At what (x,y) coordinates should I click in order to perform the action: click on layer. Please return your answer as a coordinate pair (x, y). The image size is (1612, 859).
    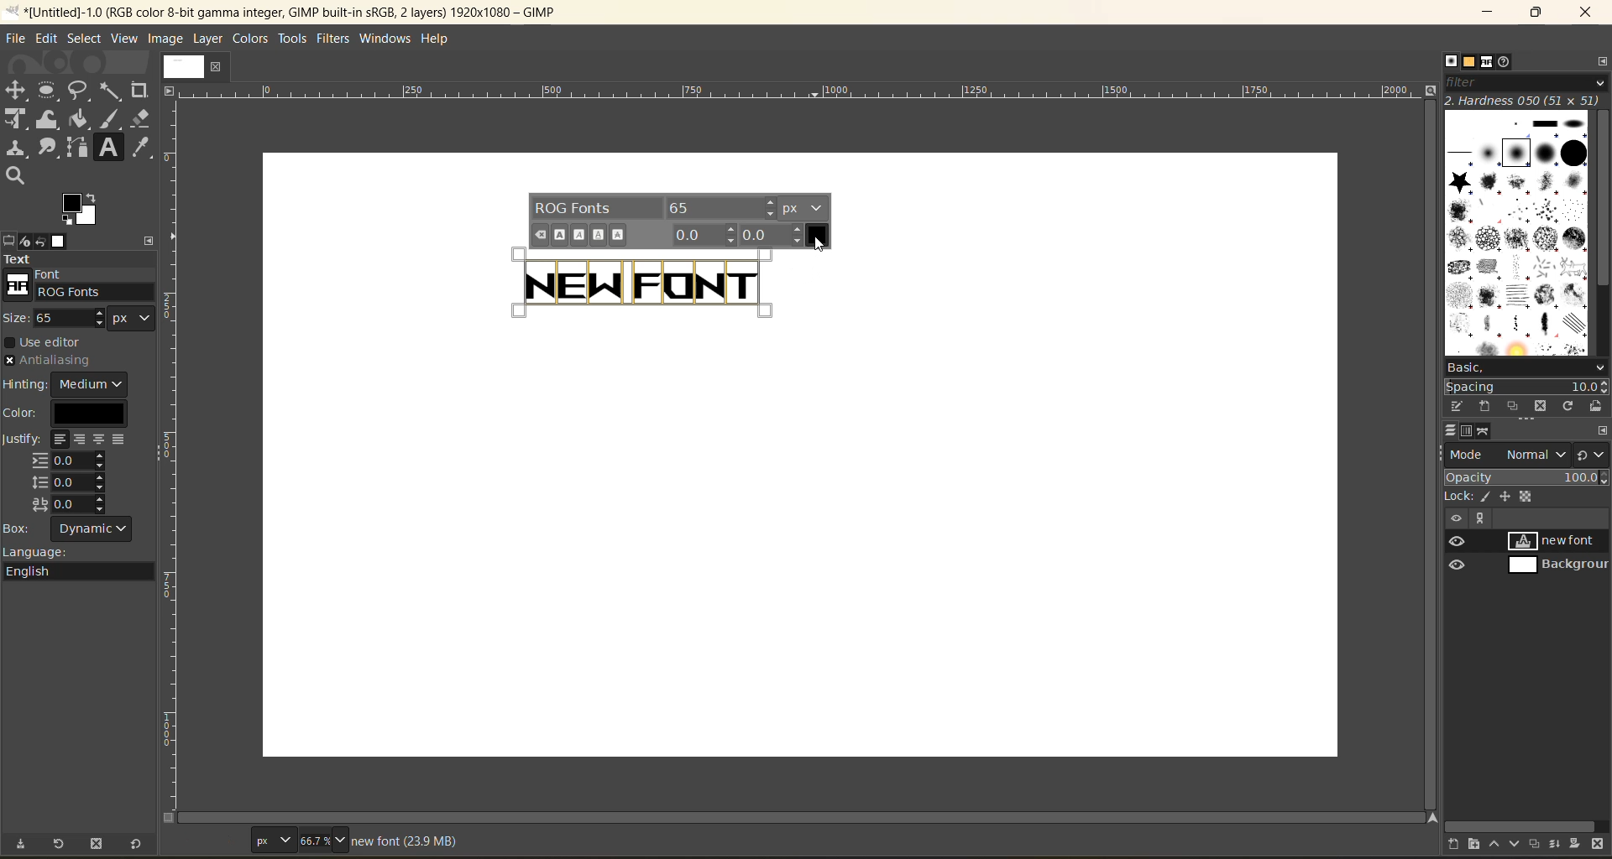
    Looking at the image, I should click on (210, 40).